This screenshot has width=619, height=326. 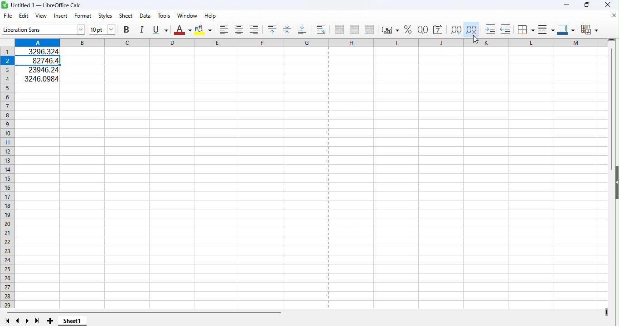 I want to click on Scroll to last sheet, so click(x=38, y=321).